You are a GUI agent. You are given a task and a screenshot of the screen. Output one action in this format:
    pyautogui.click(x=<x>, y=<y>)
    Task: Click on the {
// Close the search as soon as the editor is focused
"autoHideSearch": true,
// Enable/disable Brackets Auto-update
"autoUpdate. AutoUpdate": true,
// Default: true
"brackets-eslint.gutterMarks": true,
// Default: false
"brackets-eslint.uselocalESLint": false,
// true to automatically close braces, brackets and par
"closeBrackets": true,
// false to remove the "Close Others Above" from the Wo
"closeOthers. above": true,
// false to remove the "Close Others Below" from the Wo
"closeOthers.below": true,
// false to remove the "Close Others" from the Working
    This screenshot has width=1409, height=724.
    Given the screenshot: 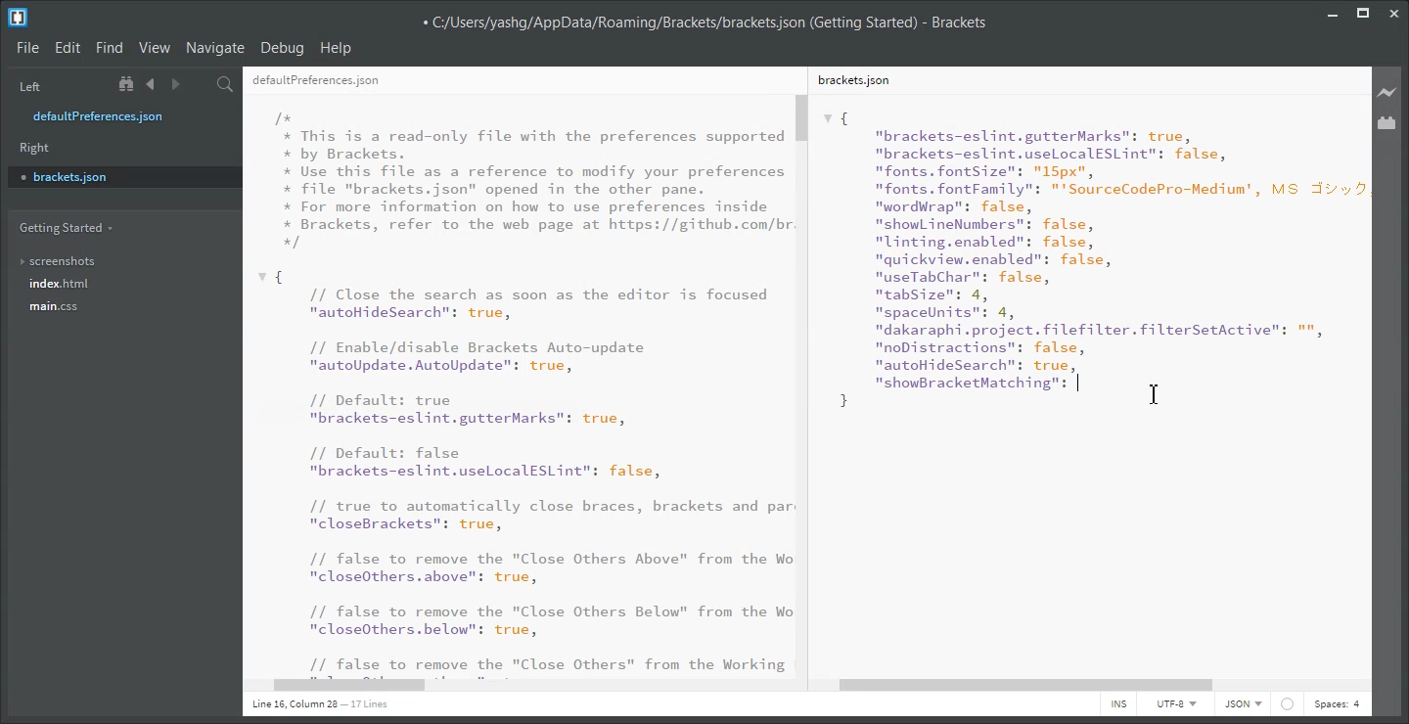 What is the action you would take?
    pyautogui.click(x=524, y=472)
    